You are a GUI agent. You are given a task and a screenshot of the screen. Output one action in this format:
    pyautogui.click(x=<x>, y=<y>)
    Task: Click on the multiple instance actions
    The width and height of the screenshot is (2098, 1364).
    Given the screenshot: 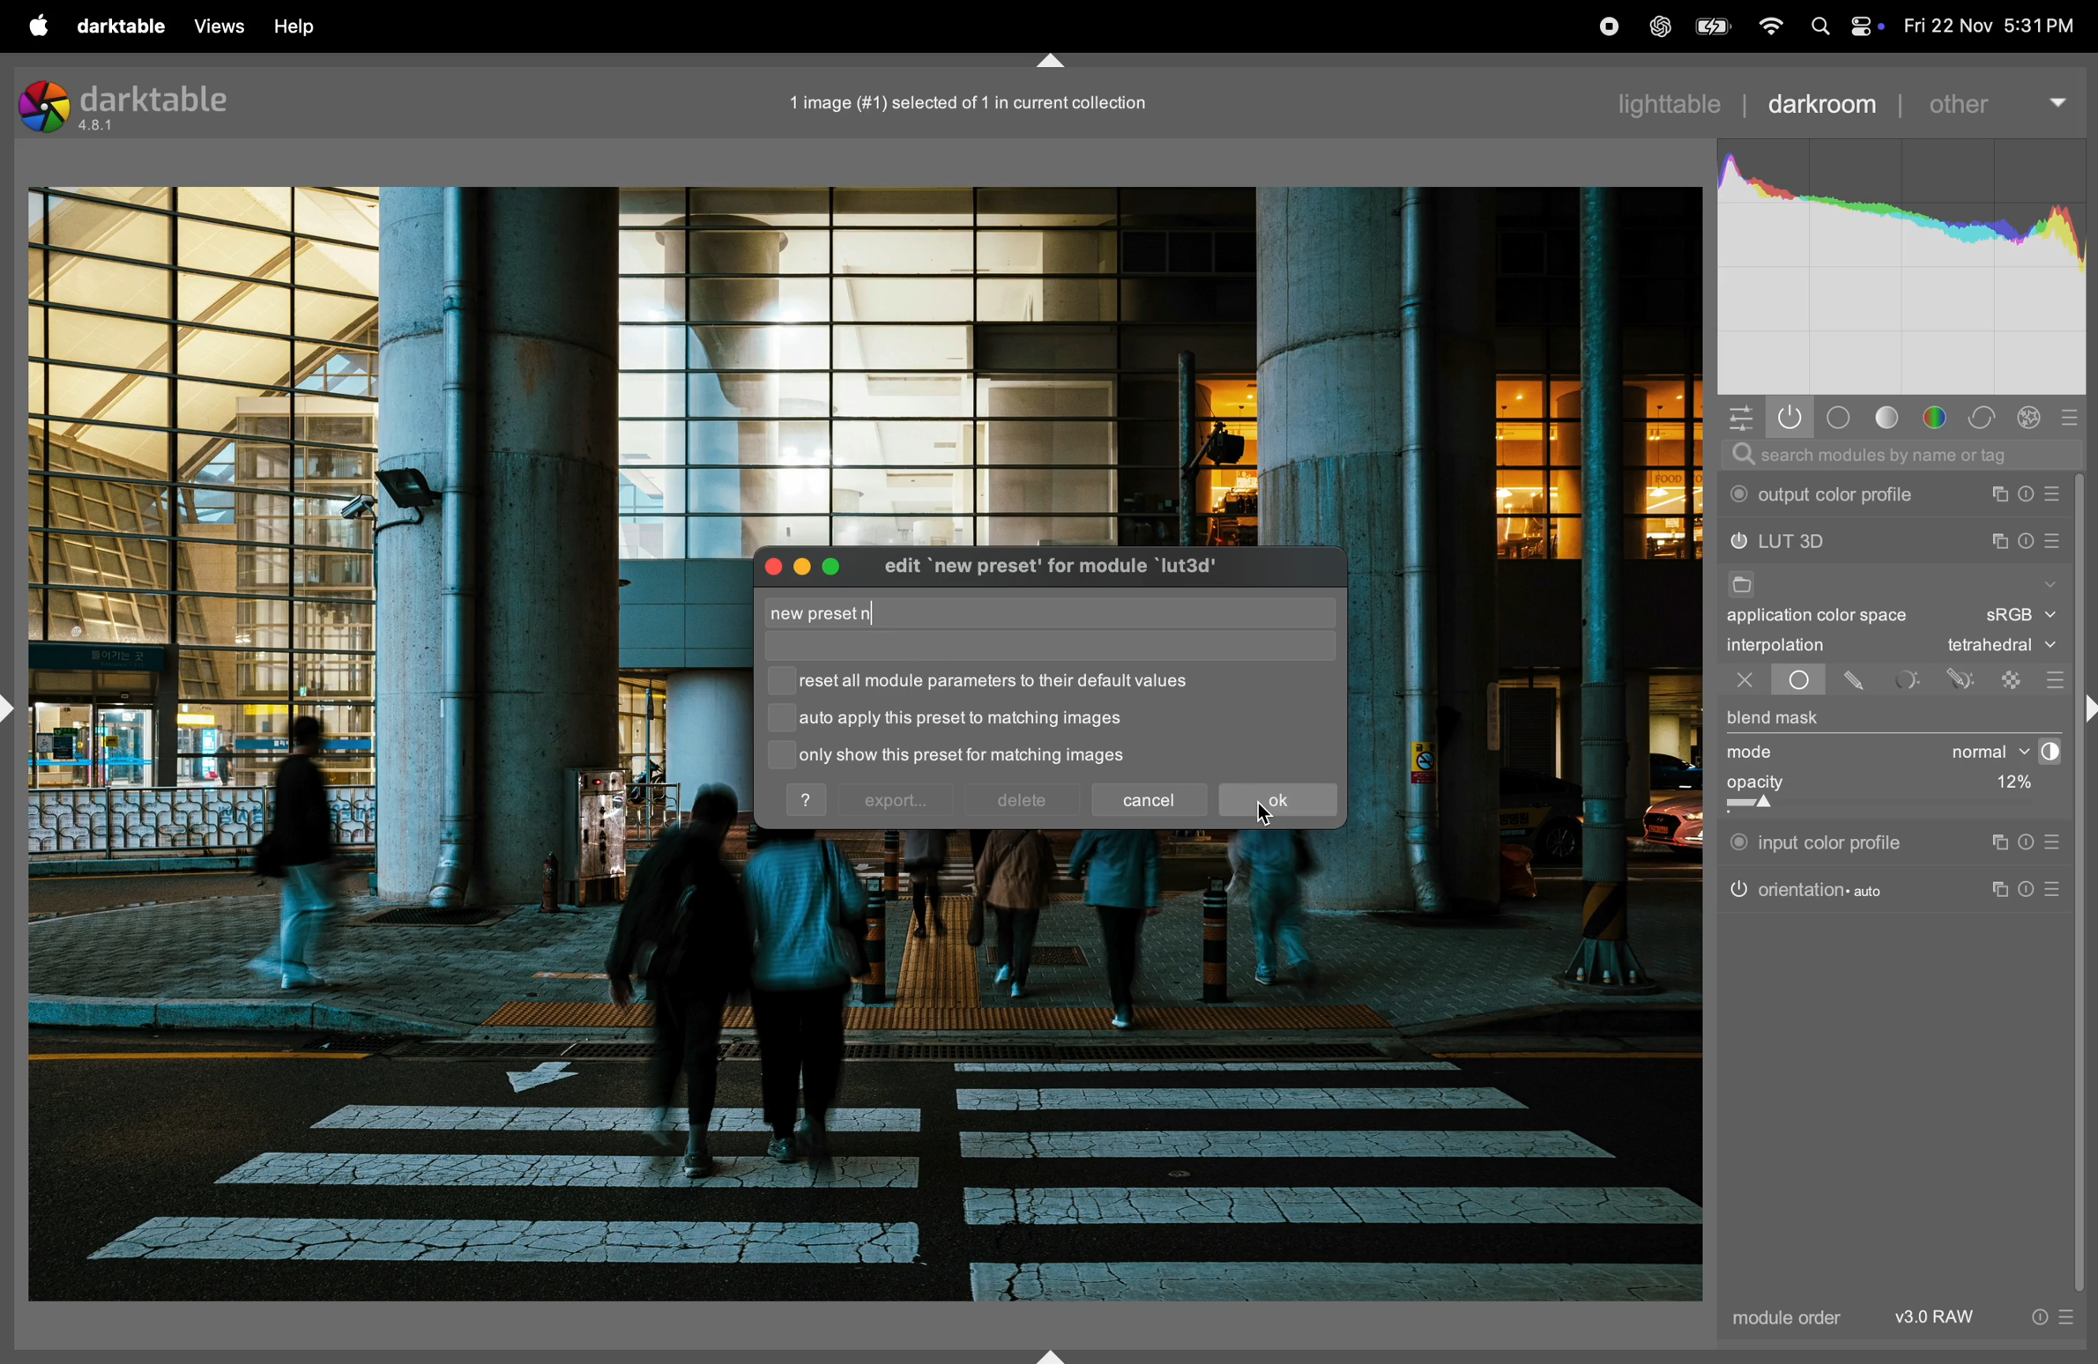 What is the action you would take?
    pyautogui.click(x=2000, y=494)
    